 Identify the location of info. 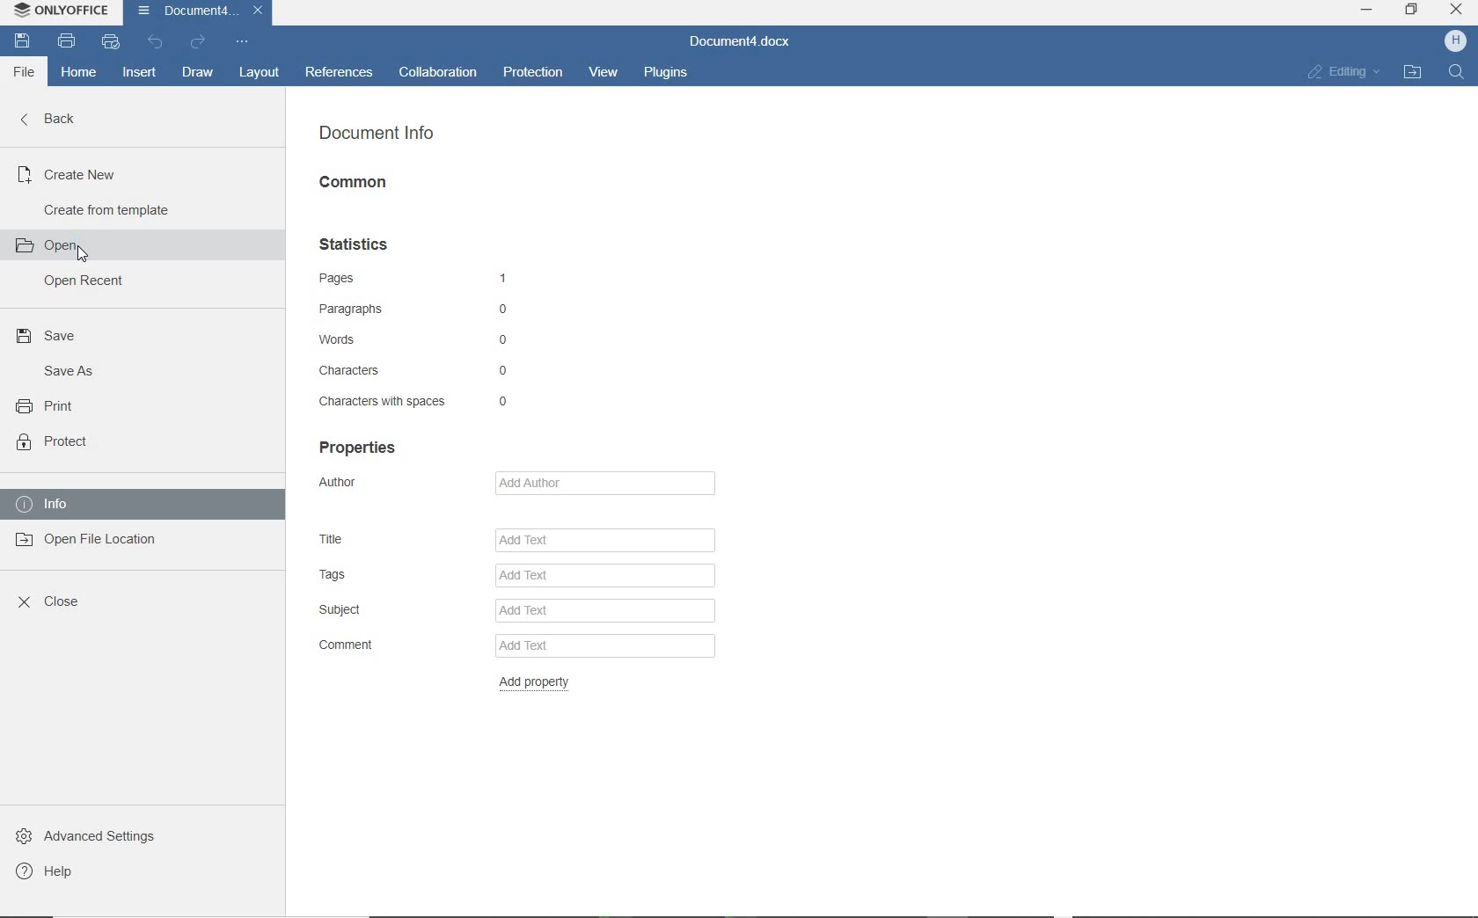
(45, 504).